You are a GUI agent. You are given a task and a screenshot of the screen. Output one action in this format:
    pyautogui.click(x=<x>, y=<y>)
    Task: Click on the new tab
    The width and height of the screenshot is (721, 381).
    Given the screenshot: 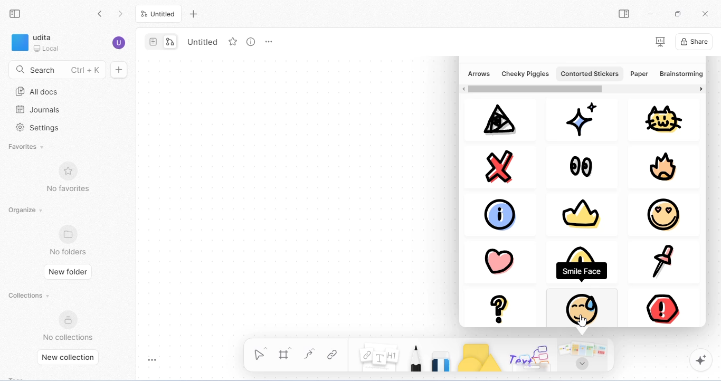 What is the action you would take?
    pyautogui.click(x=195, y=15)
    